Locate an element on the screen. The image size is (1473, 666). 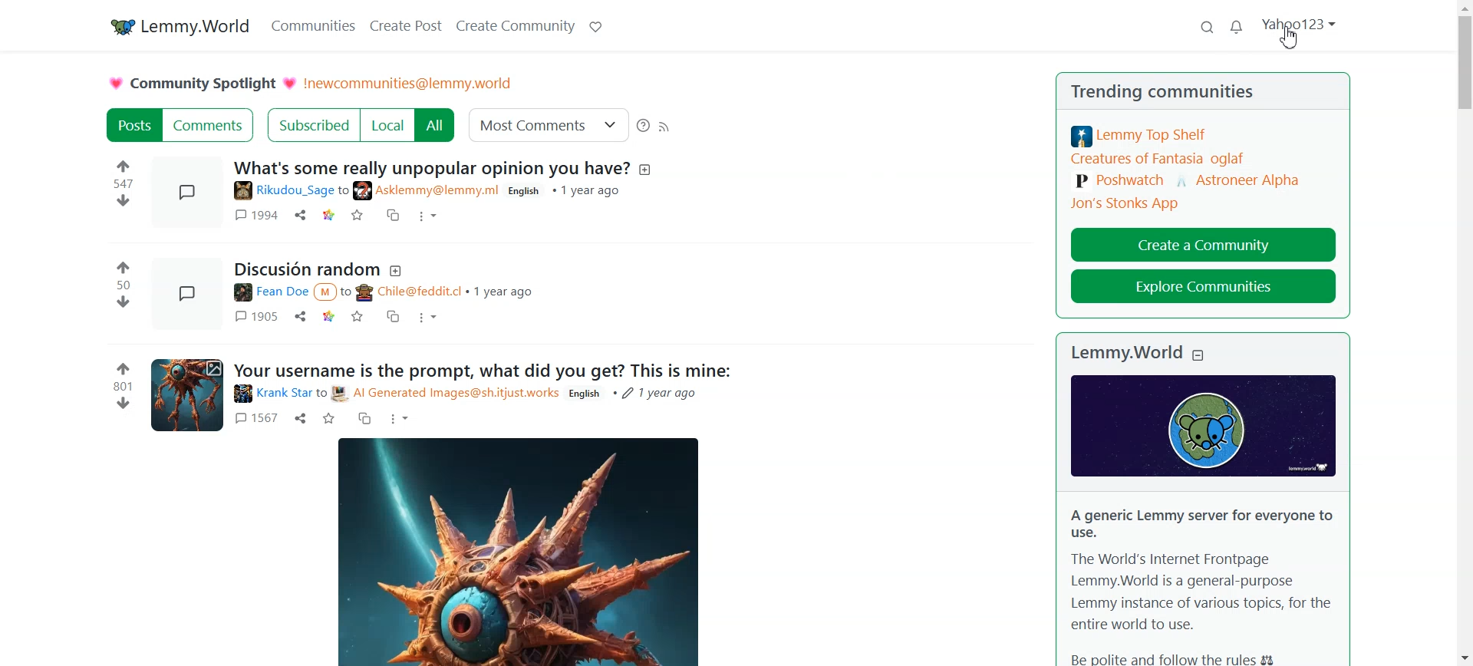
Create Post is located at coordinates (407, 25).